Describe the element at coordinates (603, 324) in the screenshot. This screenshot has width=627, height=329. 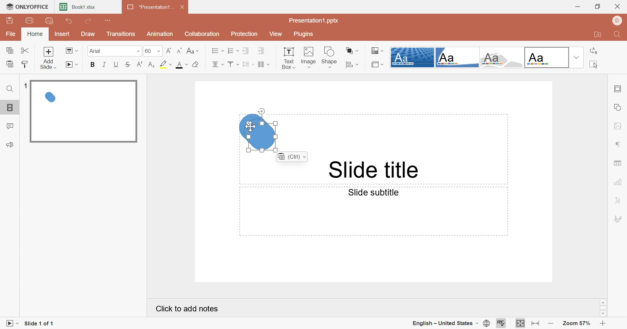
I see `Zoom in` at that location.